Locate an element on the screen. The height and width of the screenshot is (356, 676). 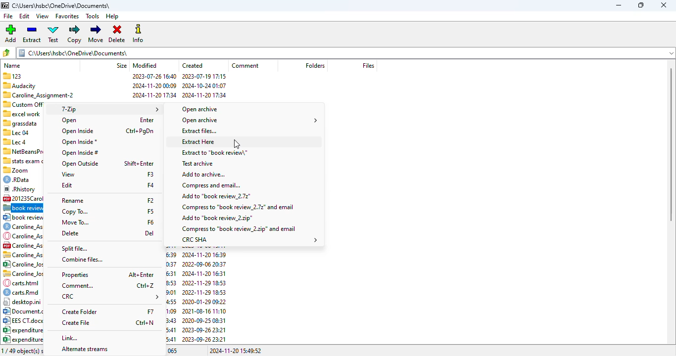
link is located at coordinates (71, 338).